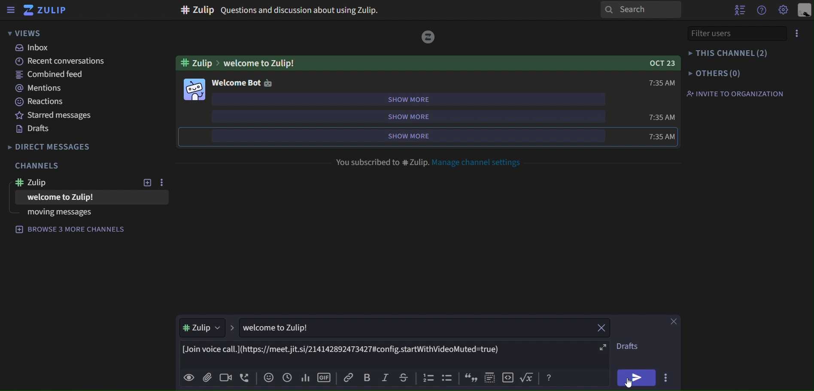 This screenshot has height=391, width=814. I want to click on fullscreen, so click(602, 348).